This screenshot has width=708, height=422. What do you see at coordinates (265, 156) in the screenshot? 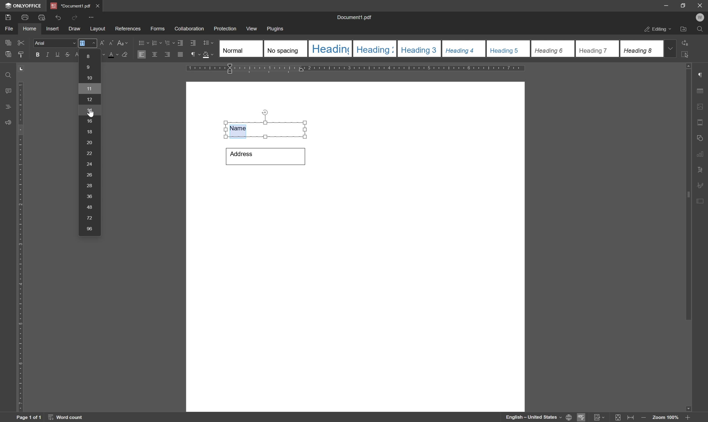
I see `Address` at bounding box center [265, 156].